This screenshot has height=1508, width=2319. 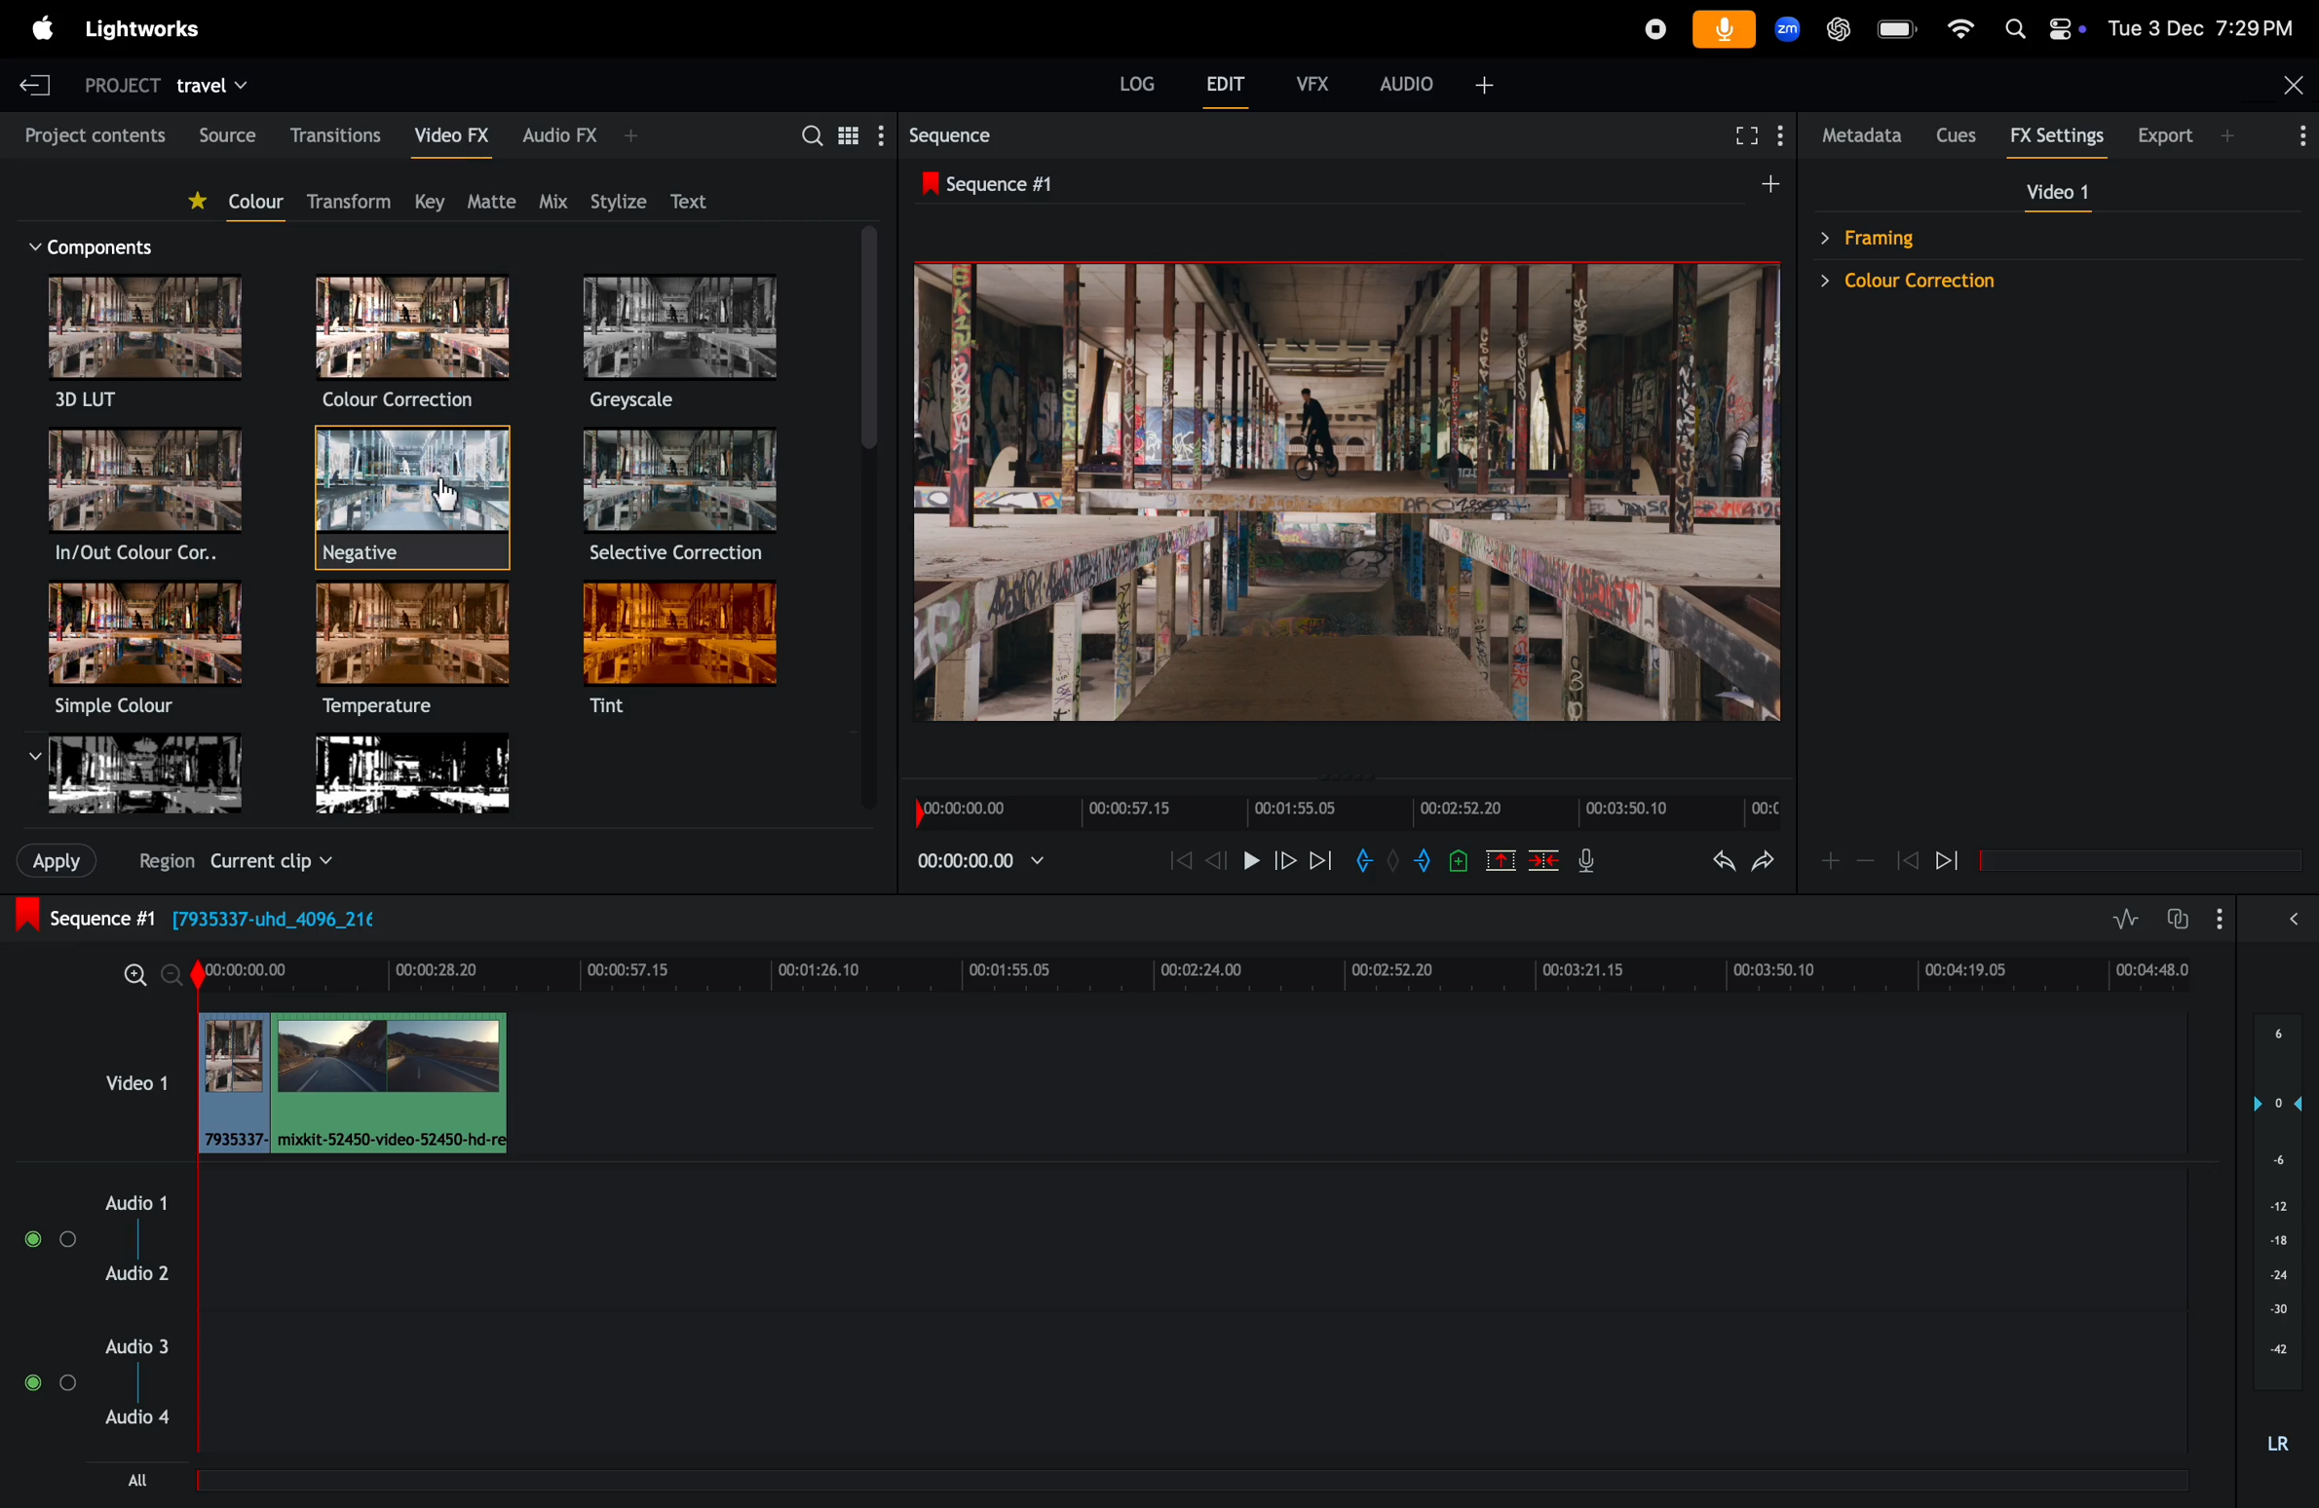 I want to click on apple widgets, so click(x=2042, y=26).